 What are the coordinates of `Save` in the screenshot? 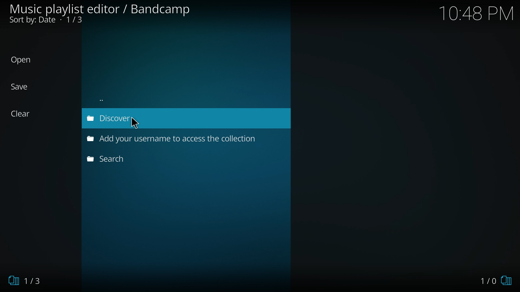 It's located at (25, 87).